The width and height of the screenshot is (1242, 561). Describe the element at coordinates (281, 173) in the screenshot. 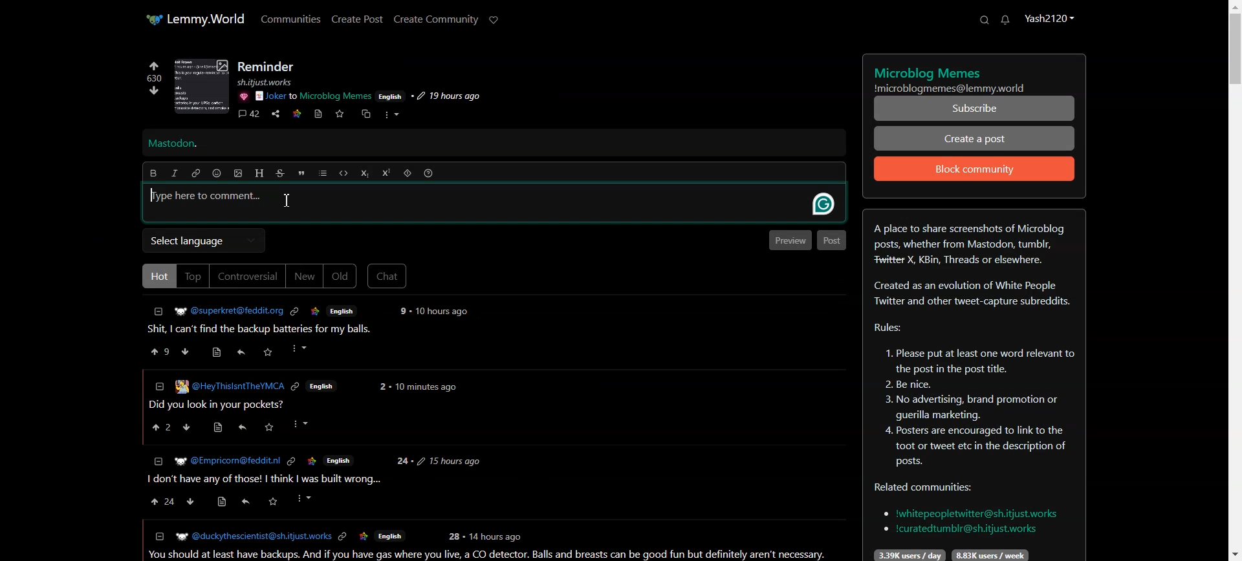

I see `Strikethrough` at that location.